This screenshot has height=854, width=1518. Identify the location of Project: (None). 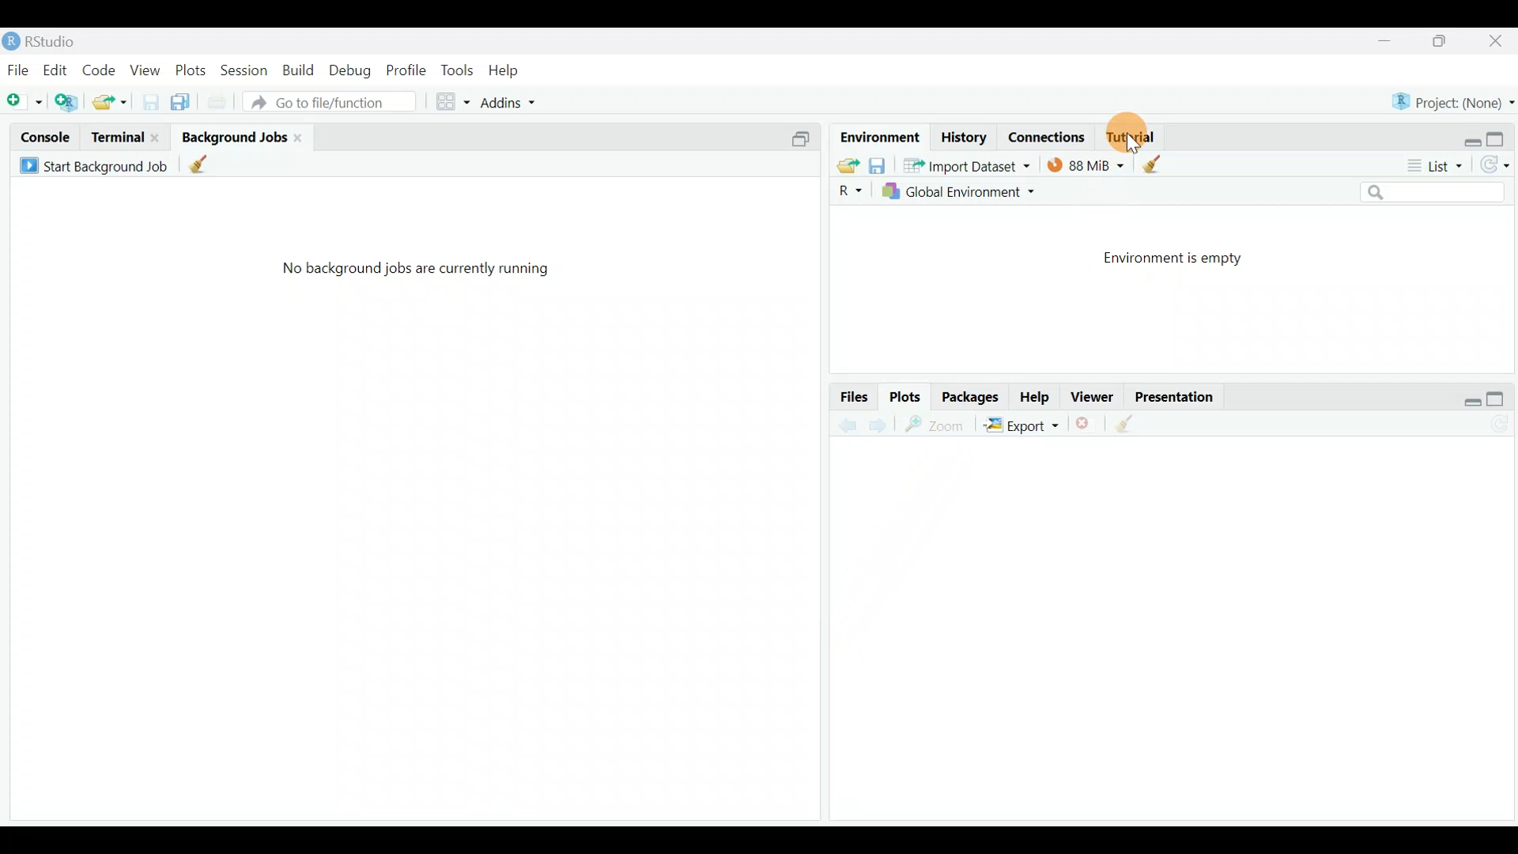
(1451, 102).